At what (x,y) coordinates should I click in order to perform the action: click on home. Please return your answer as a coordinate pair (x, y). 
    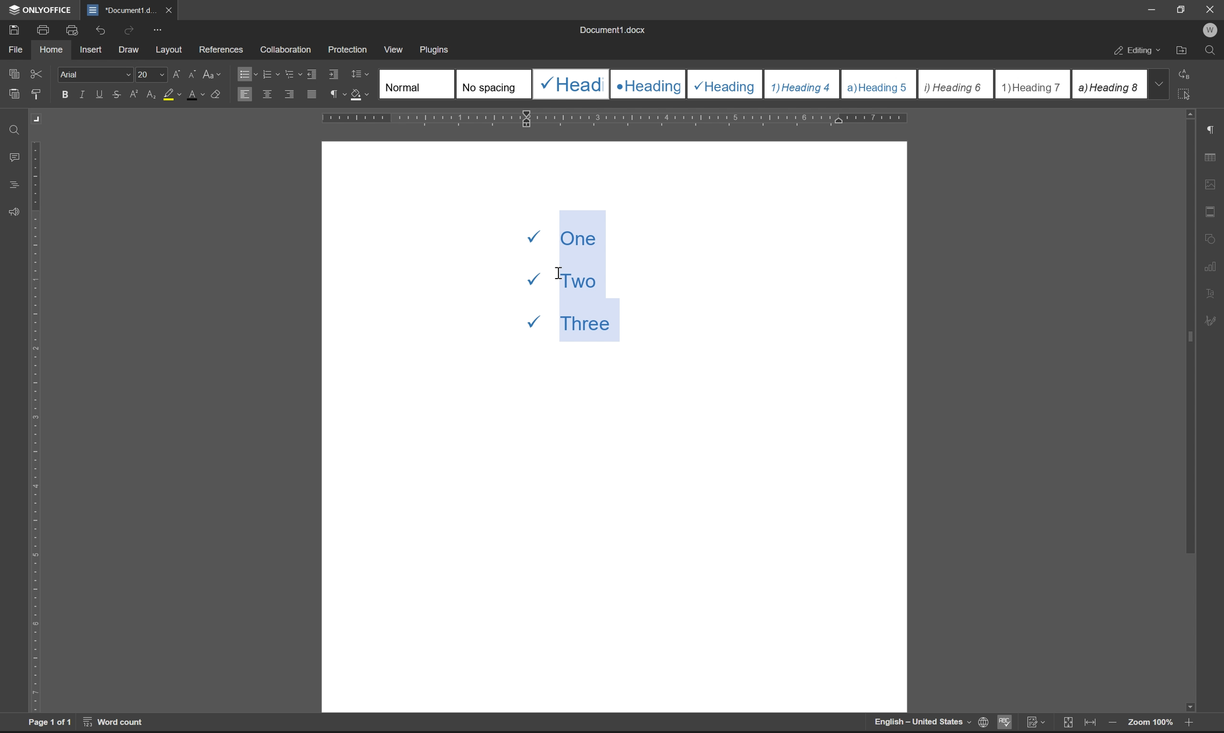
    Looking at the image, I should click on (50, 48).